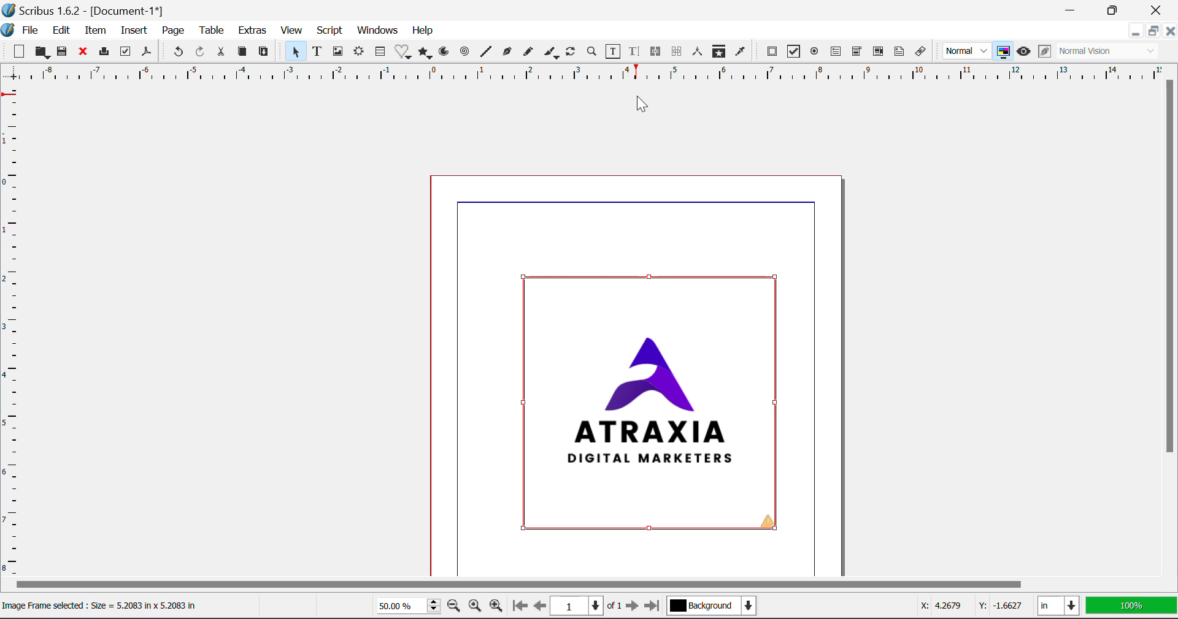  What do you see at coordinates (710, 604) in the screenshot?
I see `Page Background` at bounding box center [710, 604].